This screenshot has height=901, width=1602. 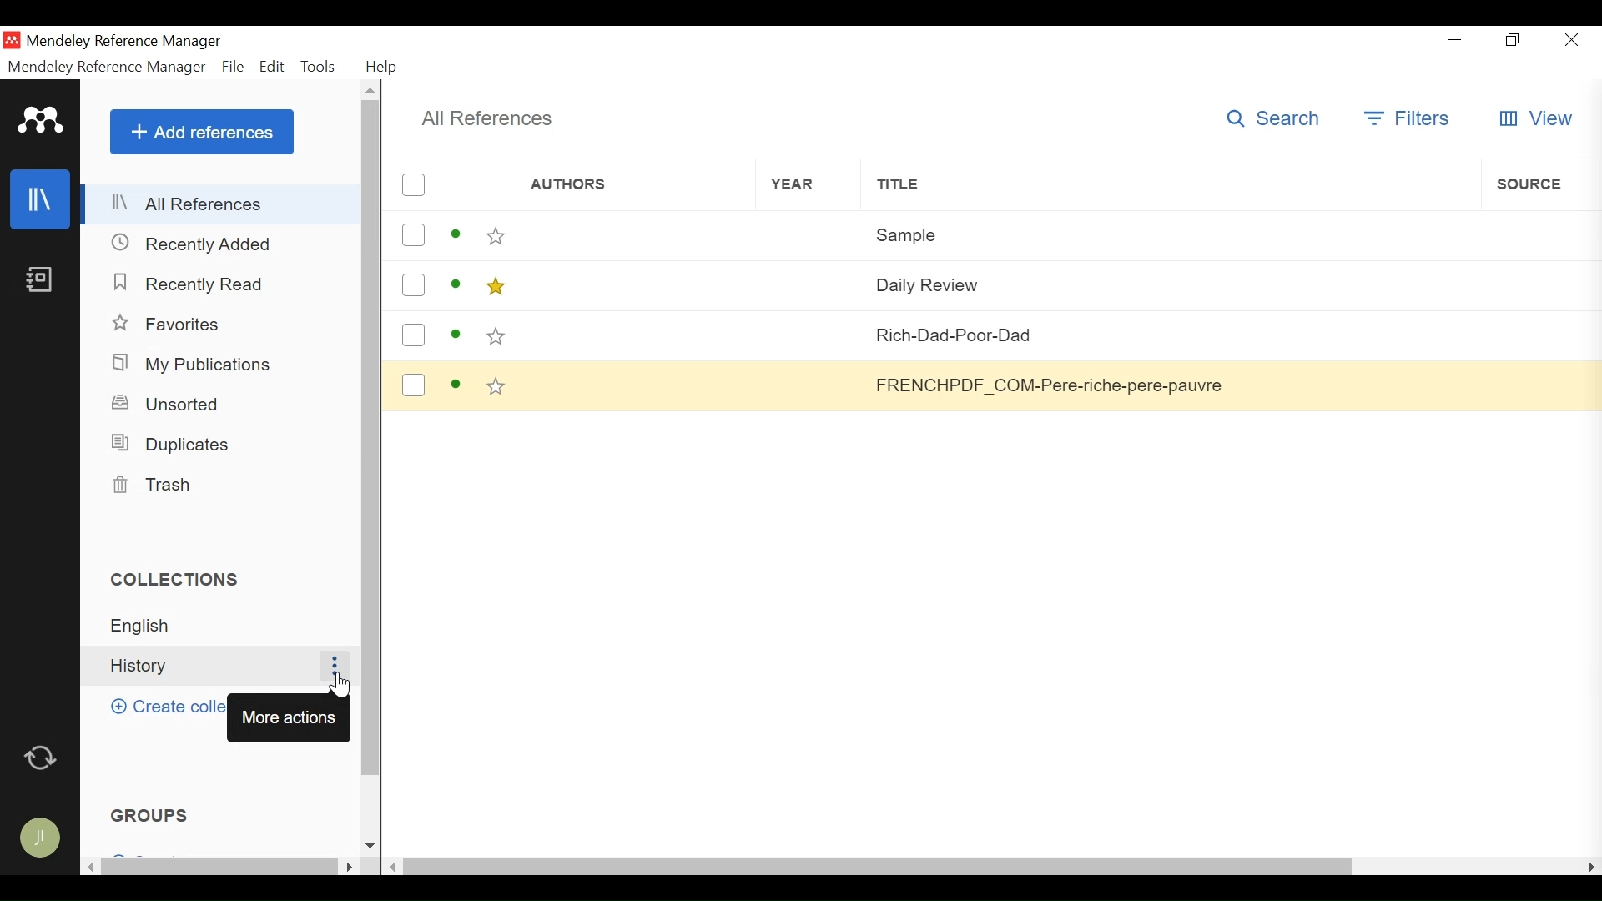 What do you see at coordinates (169, 444) in the screenshot?
I see `Duplicates` at bounding box center [169, 444].